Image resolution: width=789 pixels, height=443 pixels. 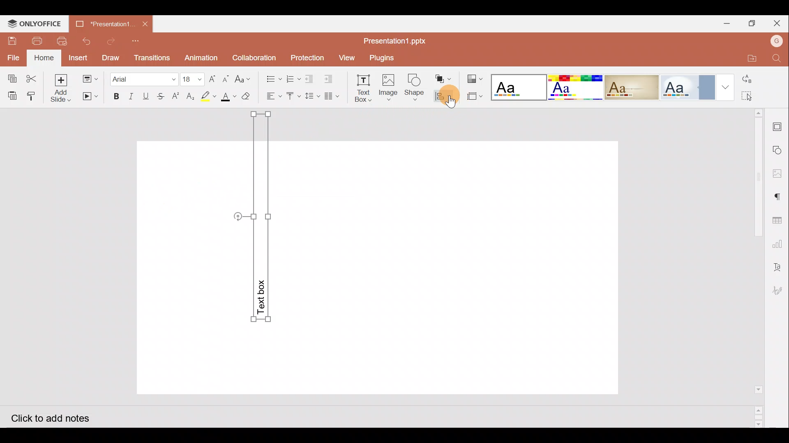 What do you see at coordinates (90, 96) in the screenshot?
I see `Start slideshow` at bounding box center [90, 96].